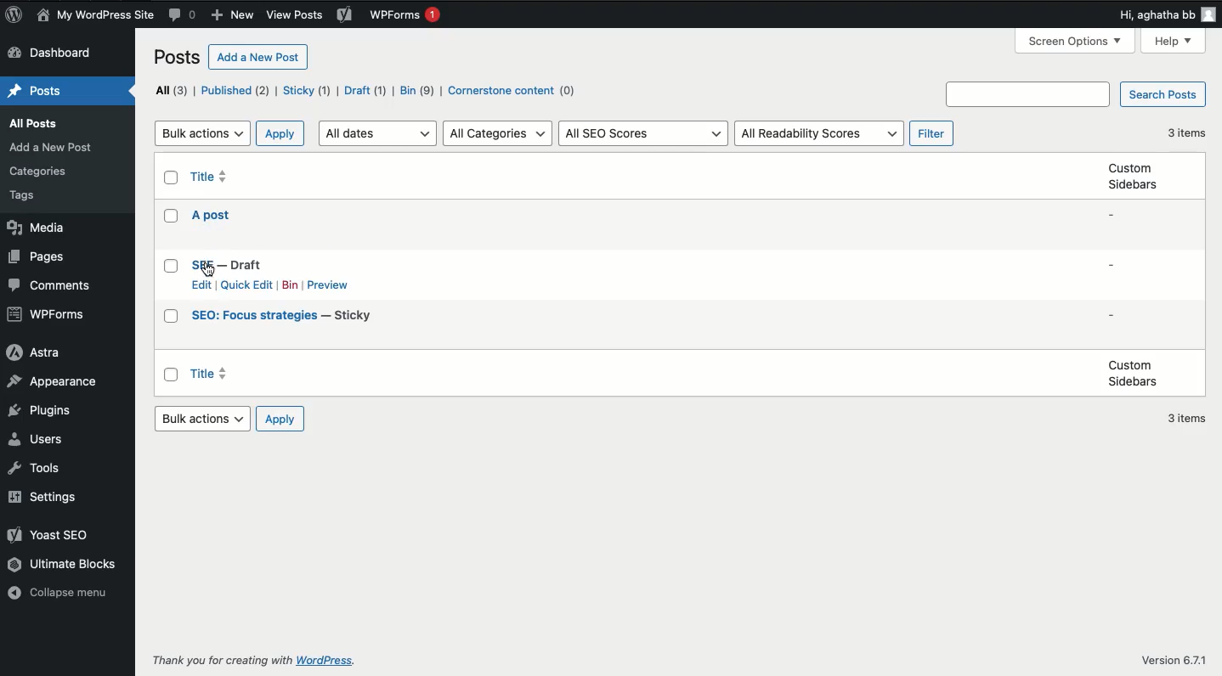  Describe the element at coordinates (30, 195) in the screenshot. I see `Tags` at that location.